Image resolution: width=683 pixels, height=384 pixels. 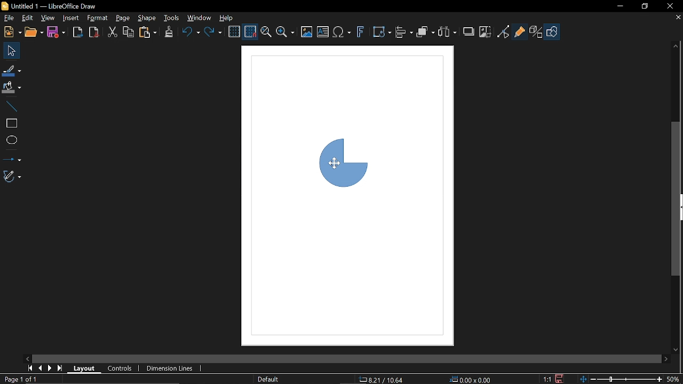 I want to click on New, so click(x=11, y=32).